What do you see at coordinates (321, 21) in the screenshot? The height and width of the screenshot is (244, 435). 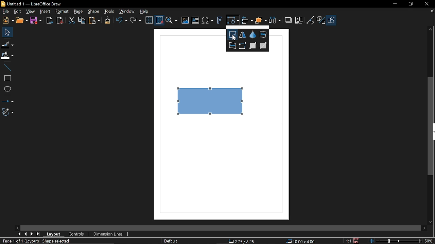 I see `Toggle extrusion` at bounding box center [321, 21].